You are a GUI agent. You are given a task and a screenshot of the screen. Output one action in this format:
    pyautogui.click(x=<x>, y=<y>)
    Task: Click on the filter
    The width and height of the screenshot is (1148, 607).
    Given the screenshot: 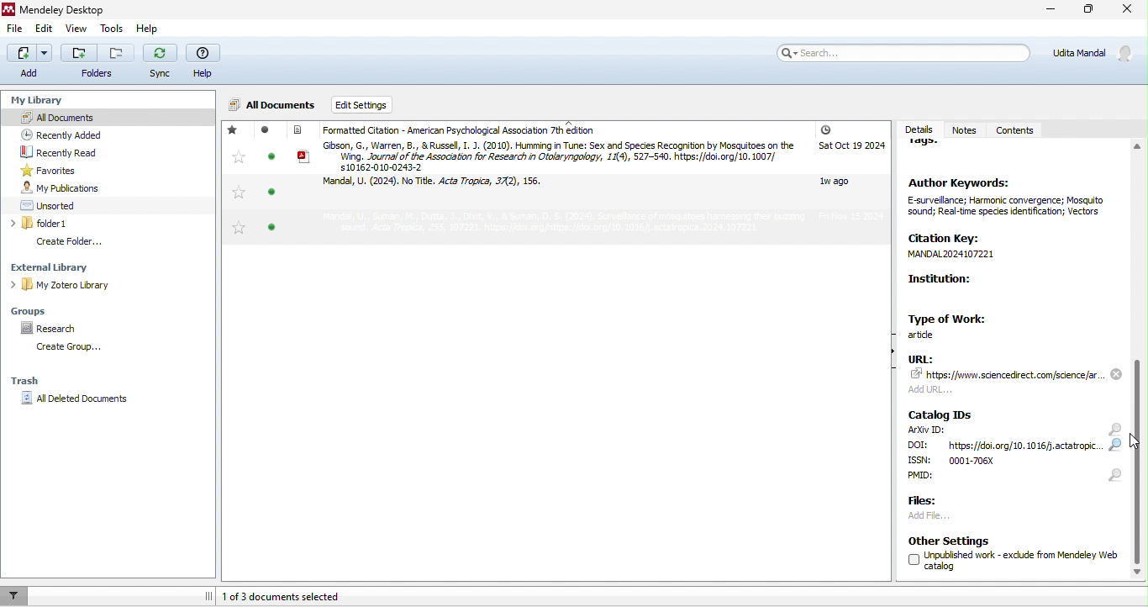 What is the action you would take?
    pyautogui.click(x=15, y=595)
    